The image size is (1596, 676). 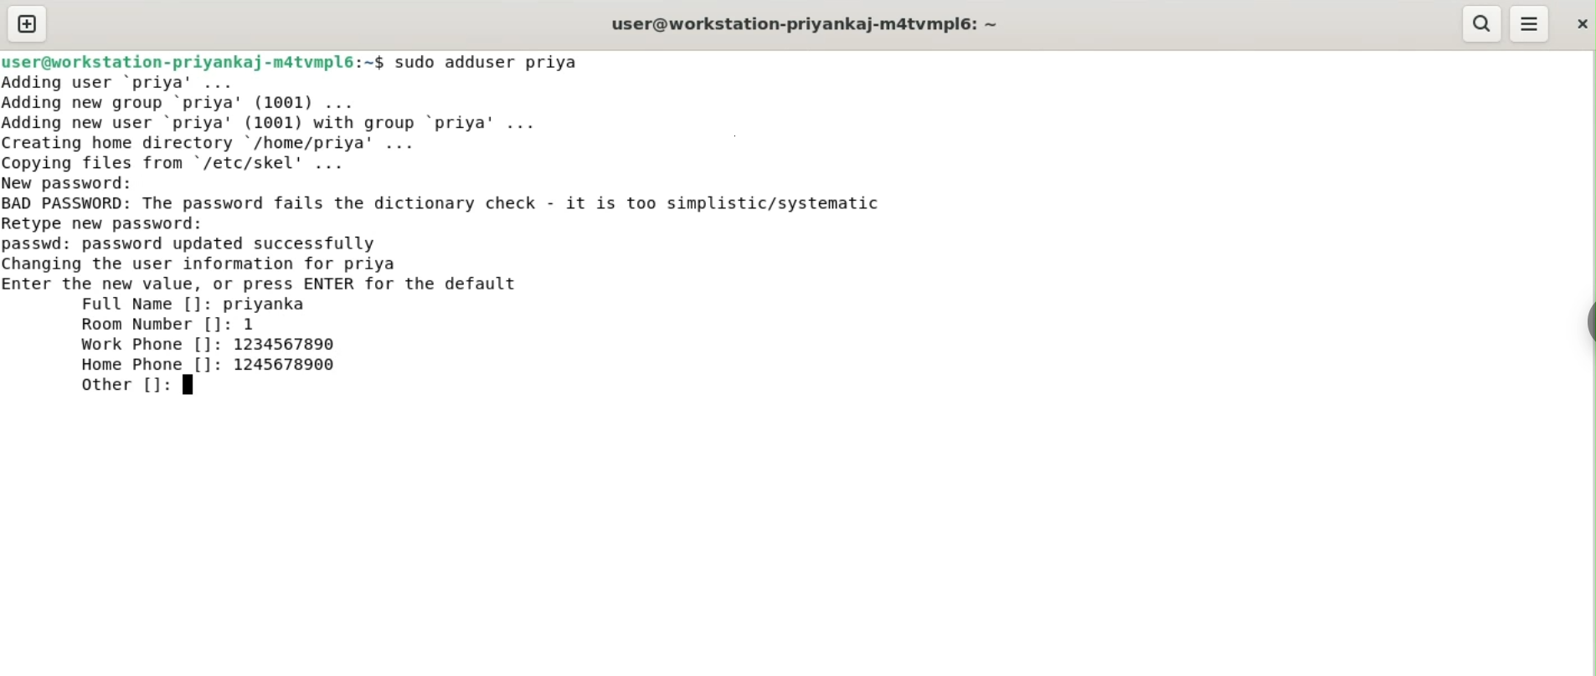 What do you see at coordinates (300, 261) in the screenshot?
I see `passwd: password updated successfully    changing the user information for priya  enter the new value, or press ENTER for default value` at bounding box center [300, 261].